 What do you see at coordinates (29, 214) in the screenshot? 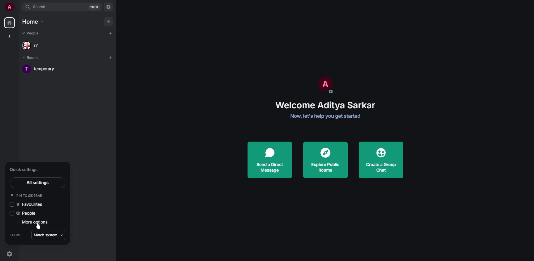
I see `people` at bounding box center [29, 214].